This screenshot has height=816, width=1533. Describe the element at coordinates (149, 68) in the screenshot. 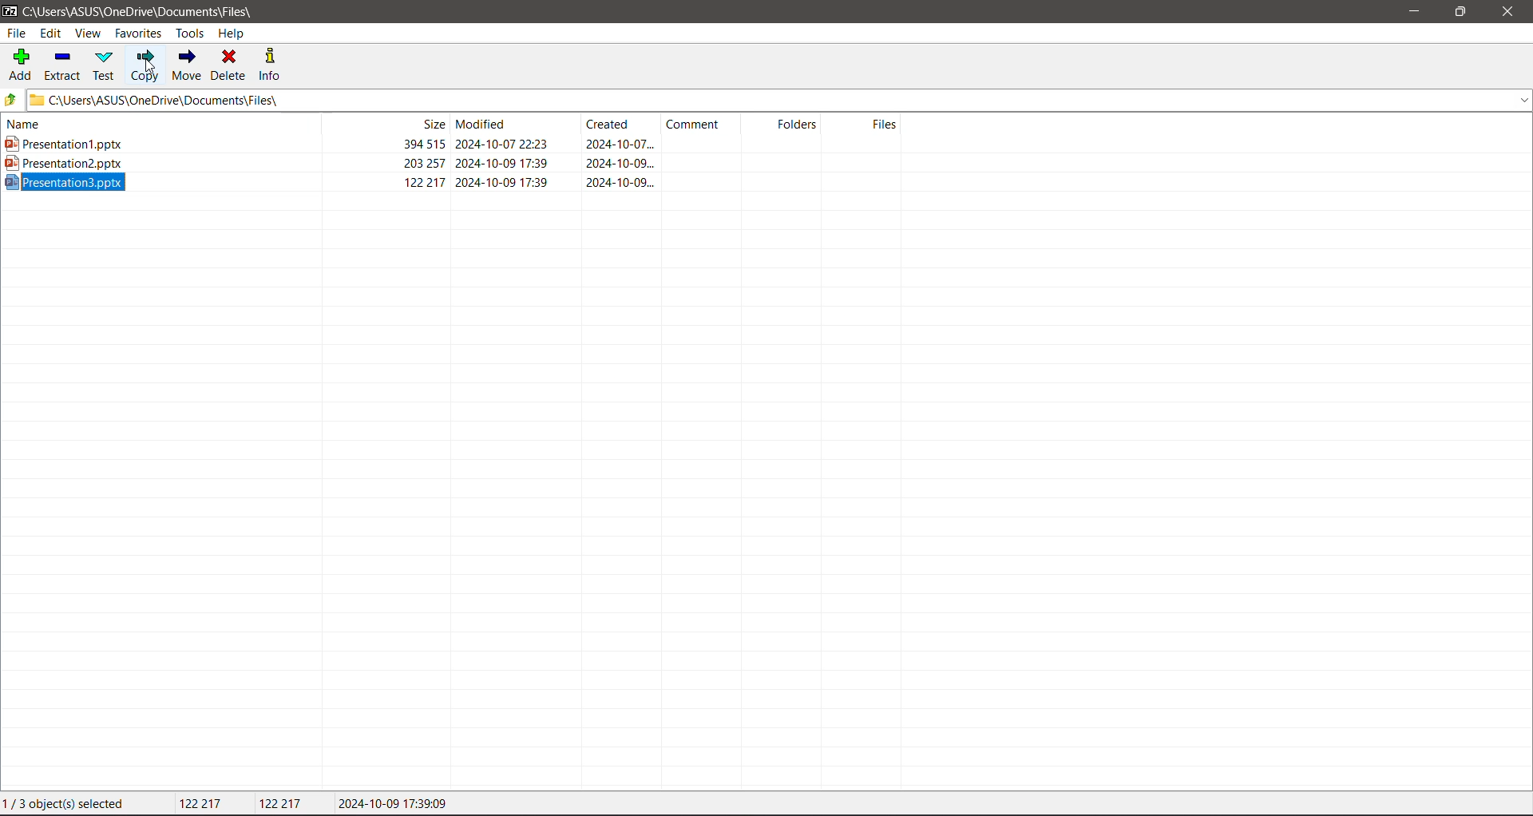

I see `Cursor` at that location.